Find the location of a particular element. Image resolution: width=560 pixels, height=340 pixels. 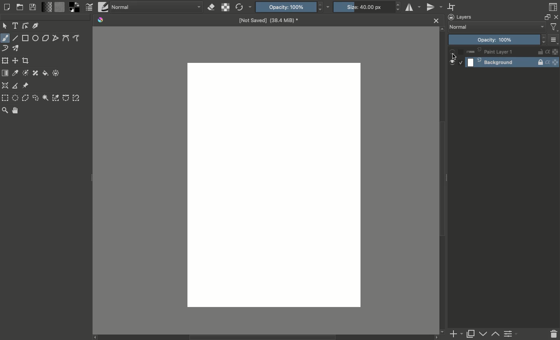

Visible is located at coordinates (454, 63).